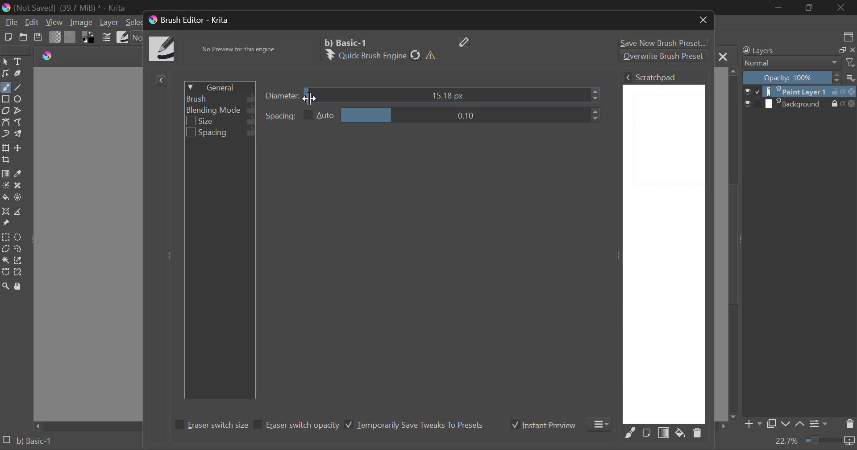  I want to click on Pattern, so click(71, 37).